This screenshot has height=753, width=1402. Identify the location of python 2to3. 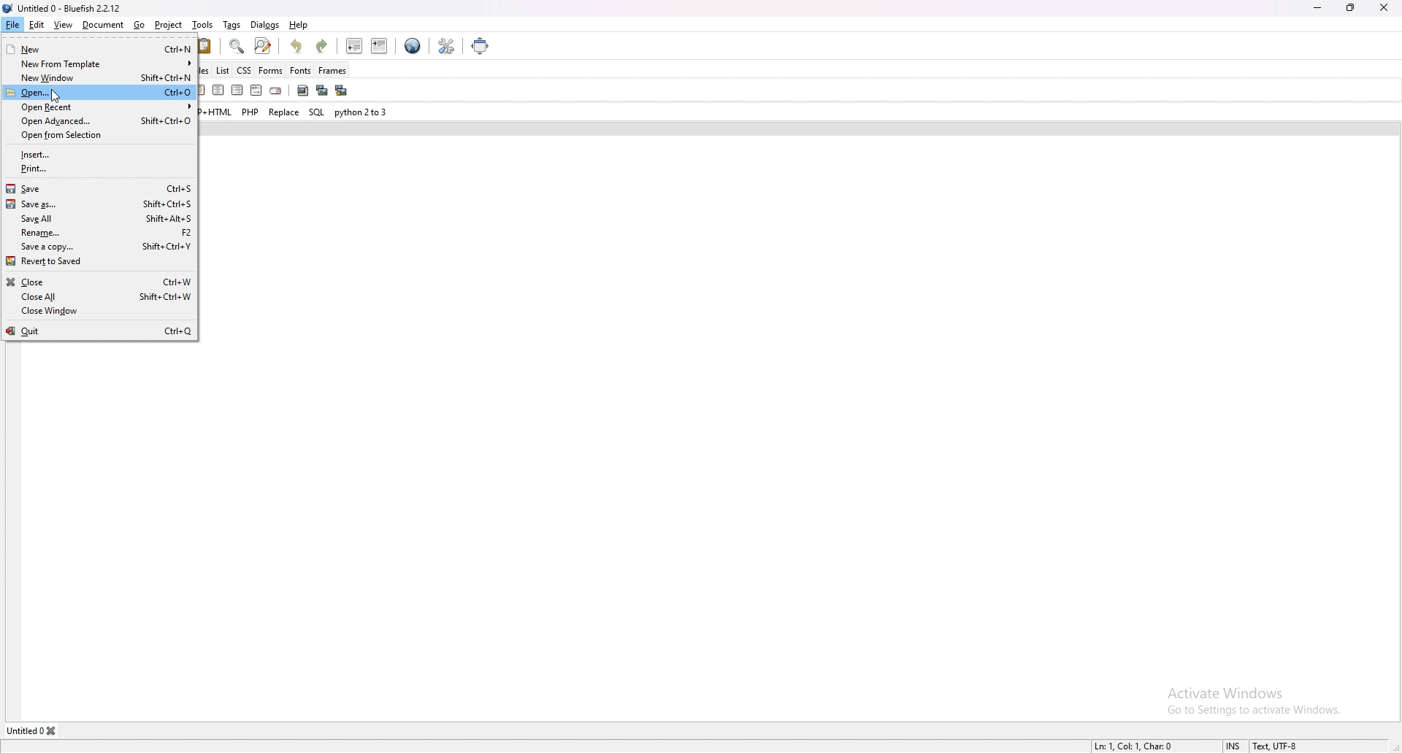
(362, 112).